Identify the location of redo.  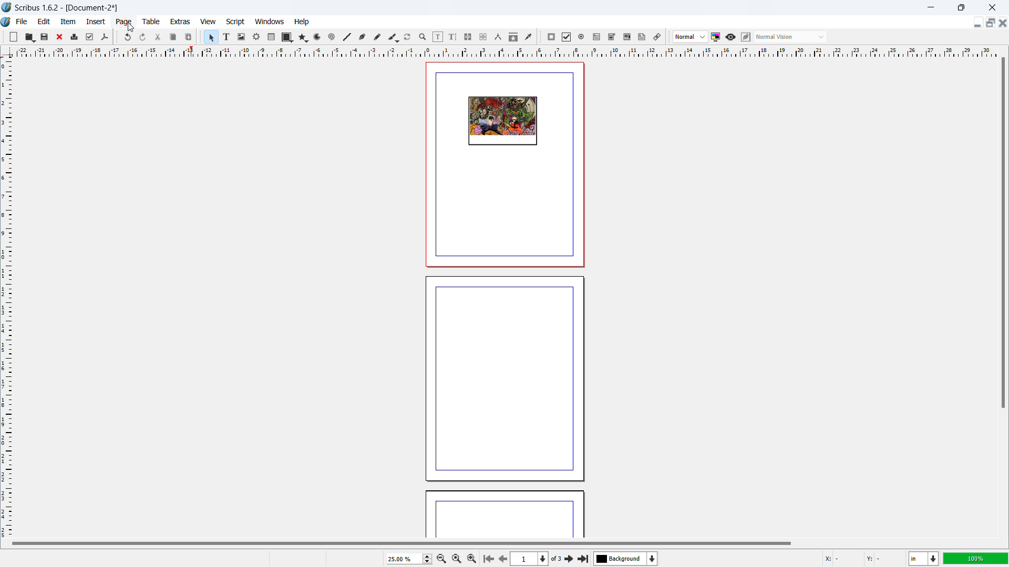
(143, 37).